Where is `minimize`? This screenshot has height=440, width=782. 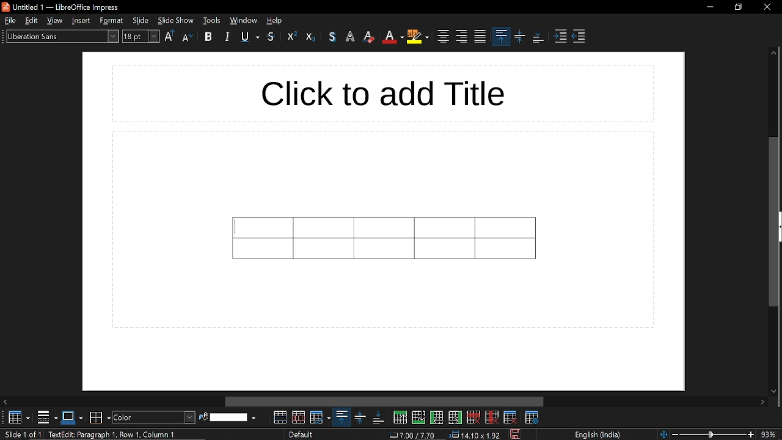
minimize is located at coordinates (710, 7).